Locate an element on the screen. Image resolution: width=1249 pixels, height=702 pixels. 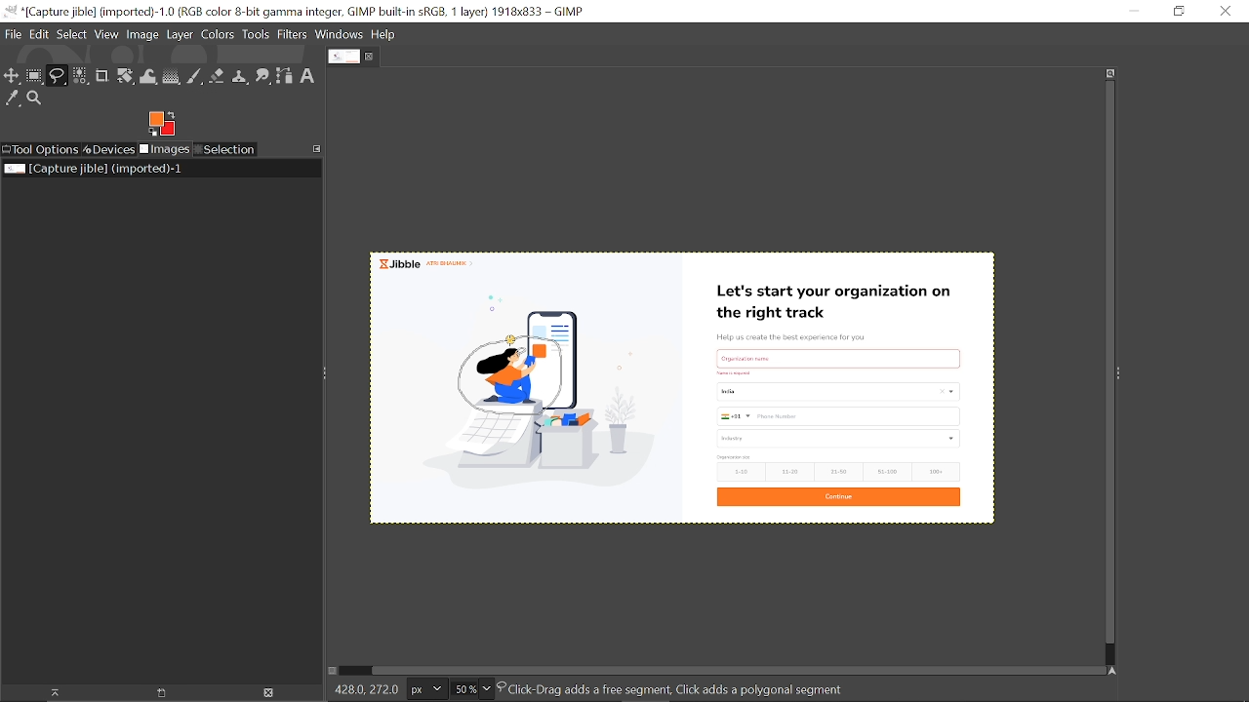
Layer is located at coordinates (180, 36).